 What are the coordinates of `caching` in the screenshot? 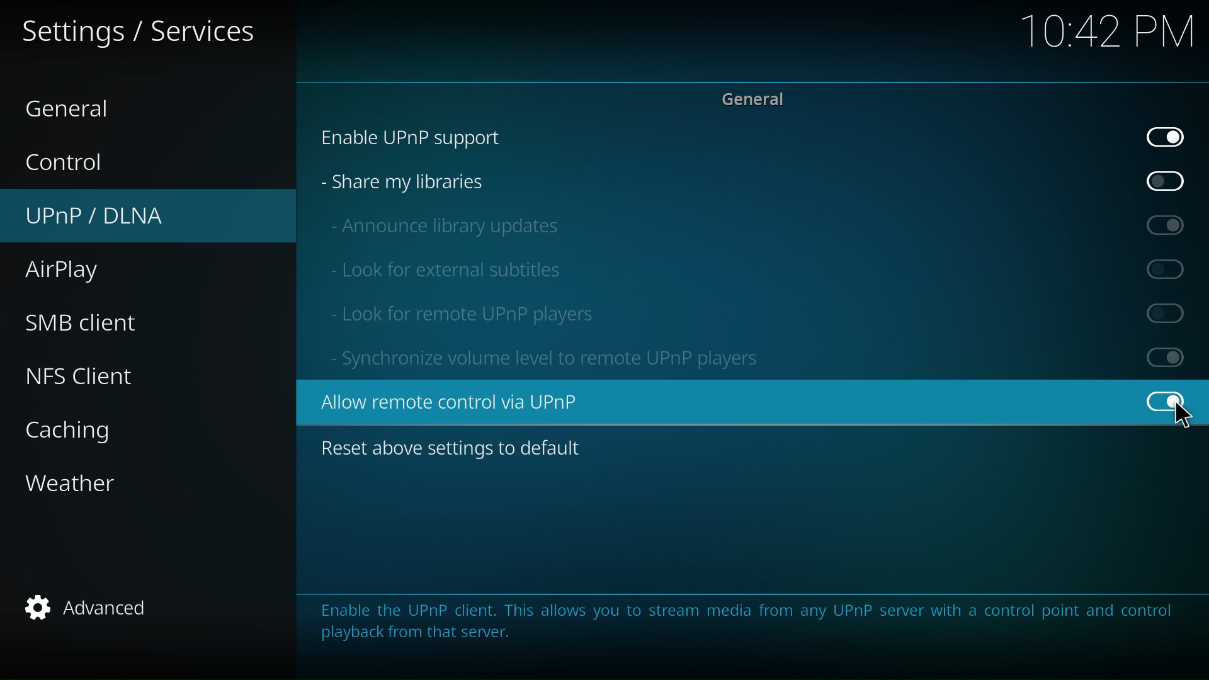 It's located at (79, 432).